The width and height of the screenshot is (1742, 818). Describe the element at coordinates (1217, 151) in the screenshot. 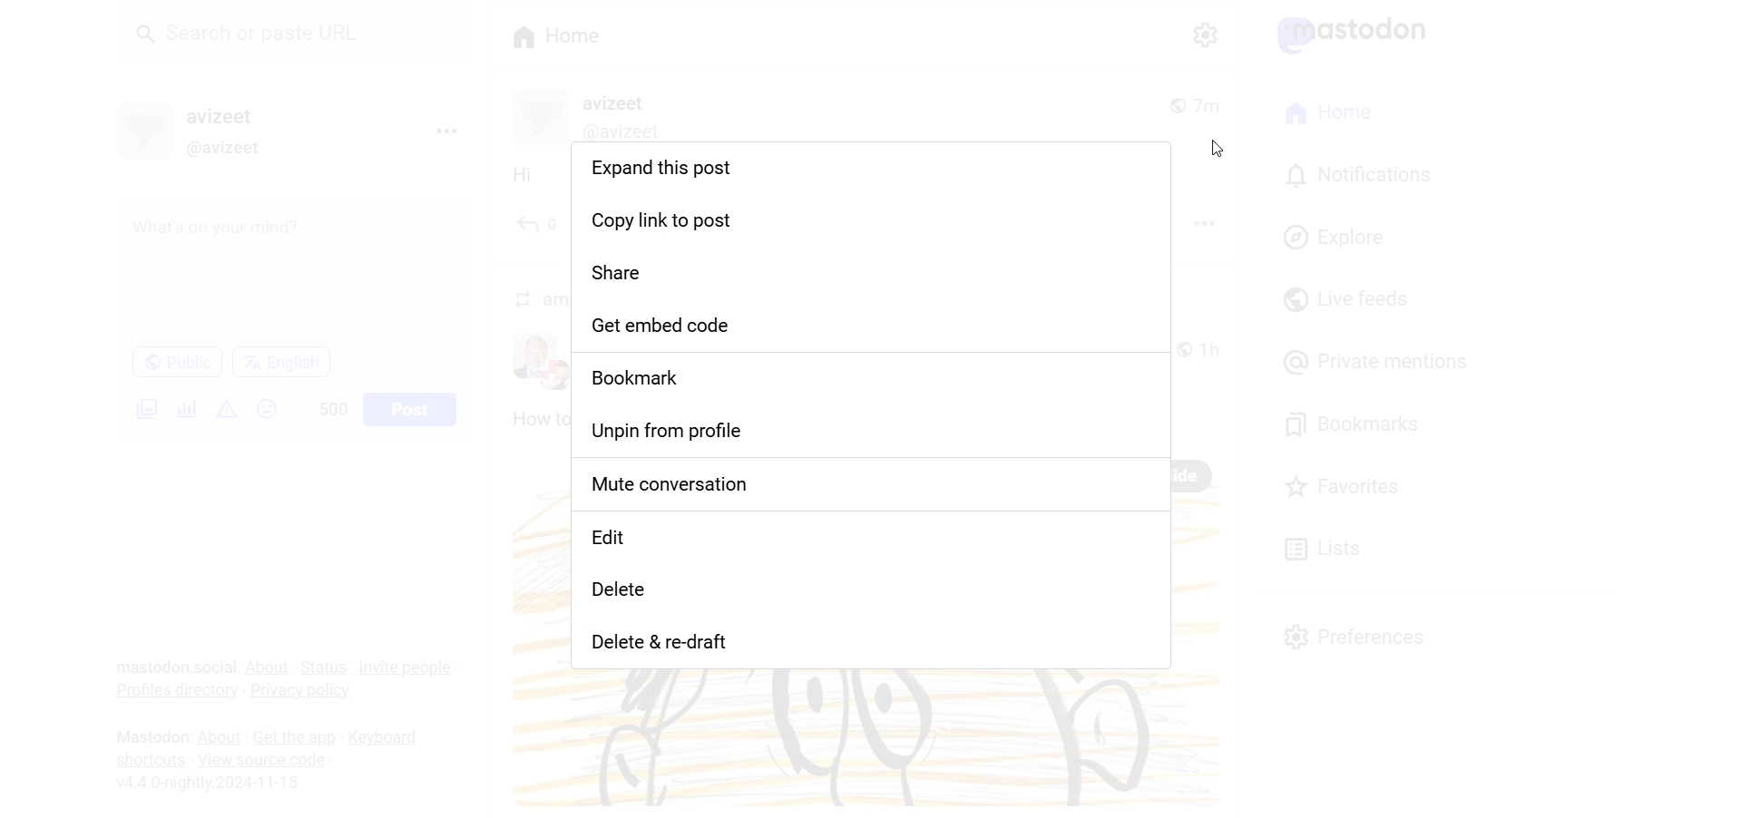

I see `cursor` at that location.